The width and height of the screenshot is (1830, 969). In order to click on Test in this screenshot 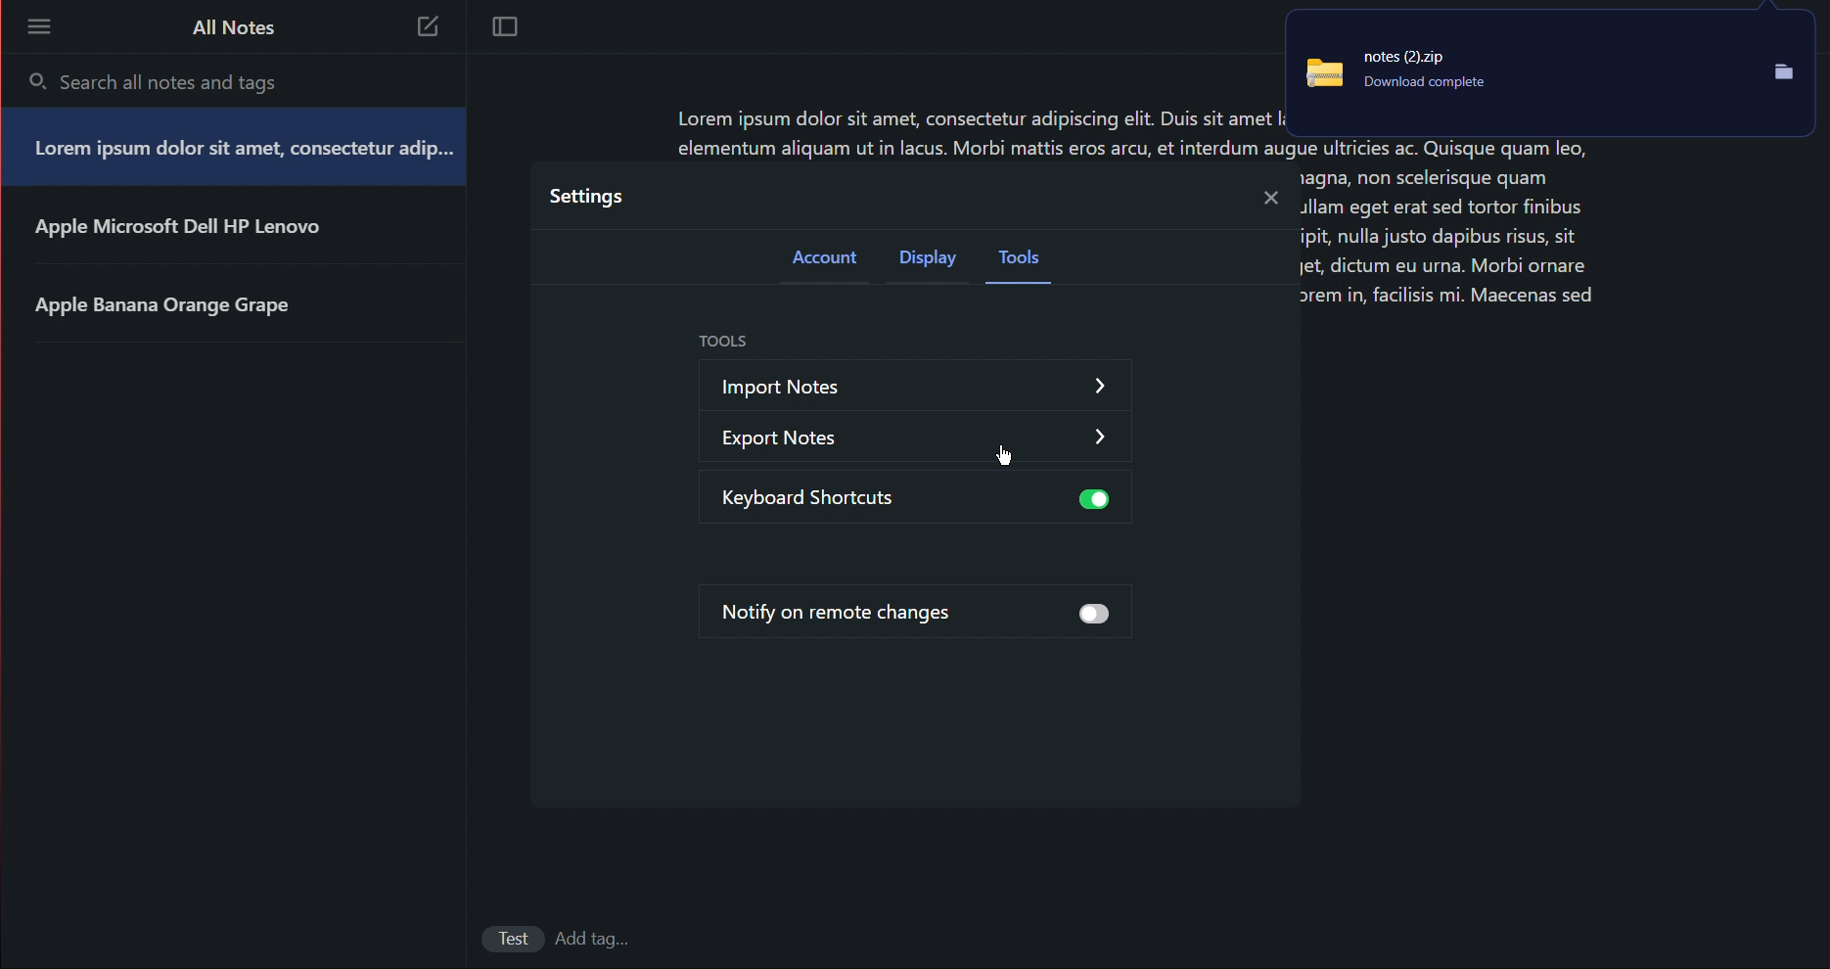, I will do `click(513, 940)`.